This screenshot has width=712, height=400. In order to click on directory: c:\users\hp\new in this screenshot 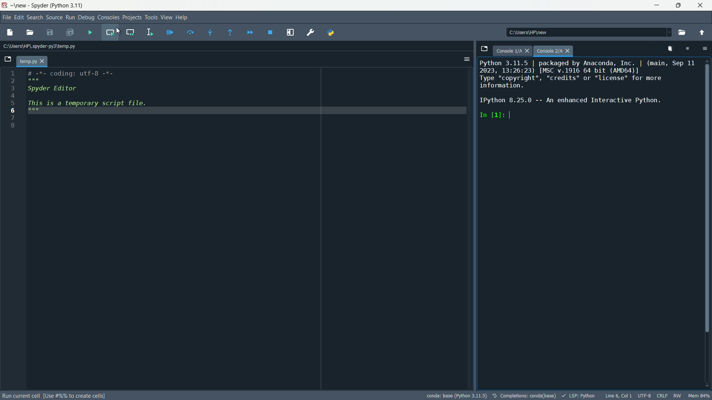, I will do `click(533, 32)`.